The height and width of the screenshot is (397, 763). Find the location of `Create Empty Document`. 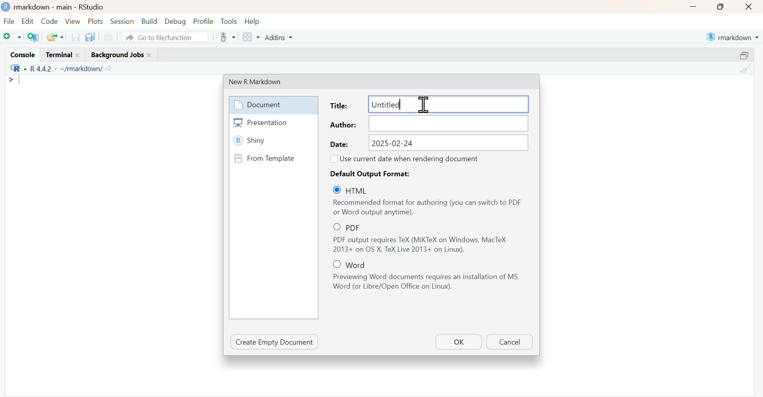

Create Empty Document is located at coordinates (275, 342).